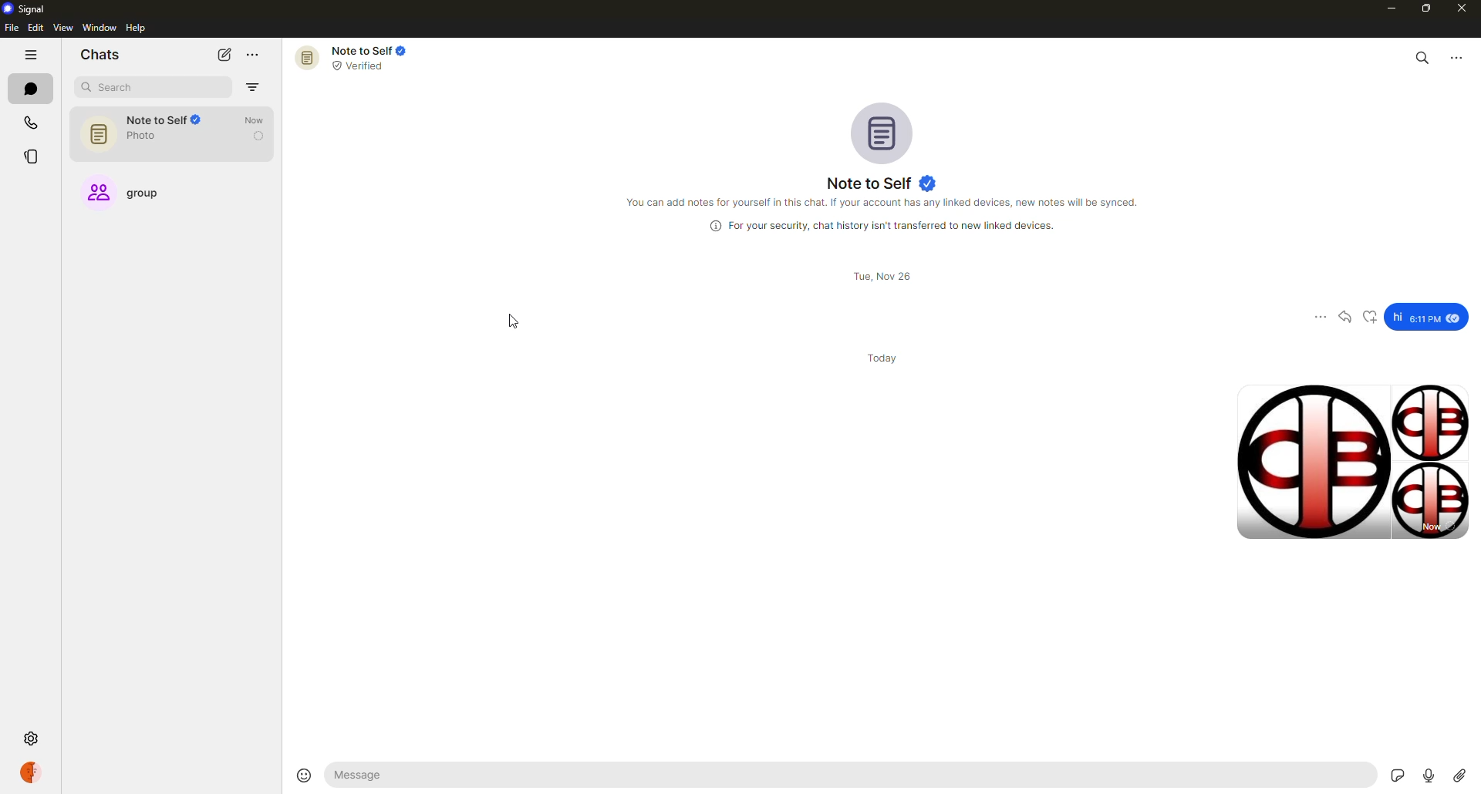 This screenshot has height=794, width=1481. What do you see at coordinates (32, 56) in the screenshot?
I see `hide tabs` at bounding box center [32, 56].